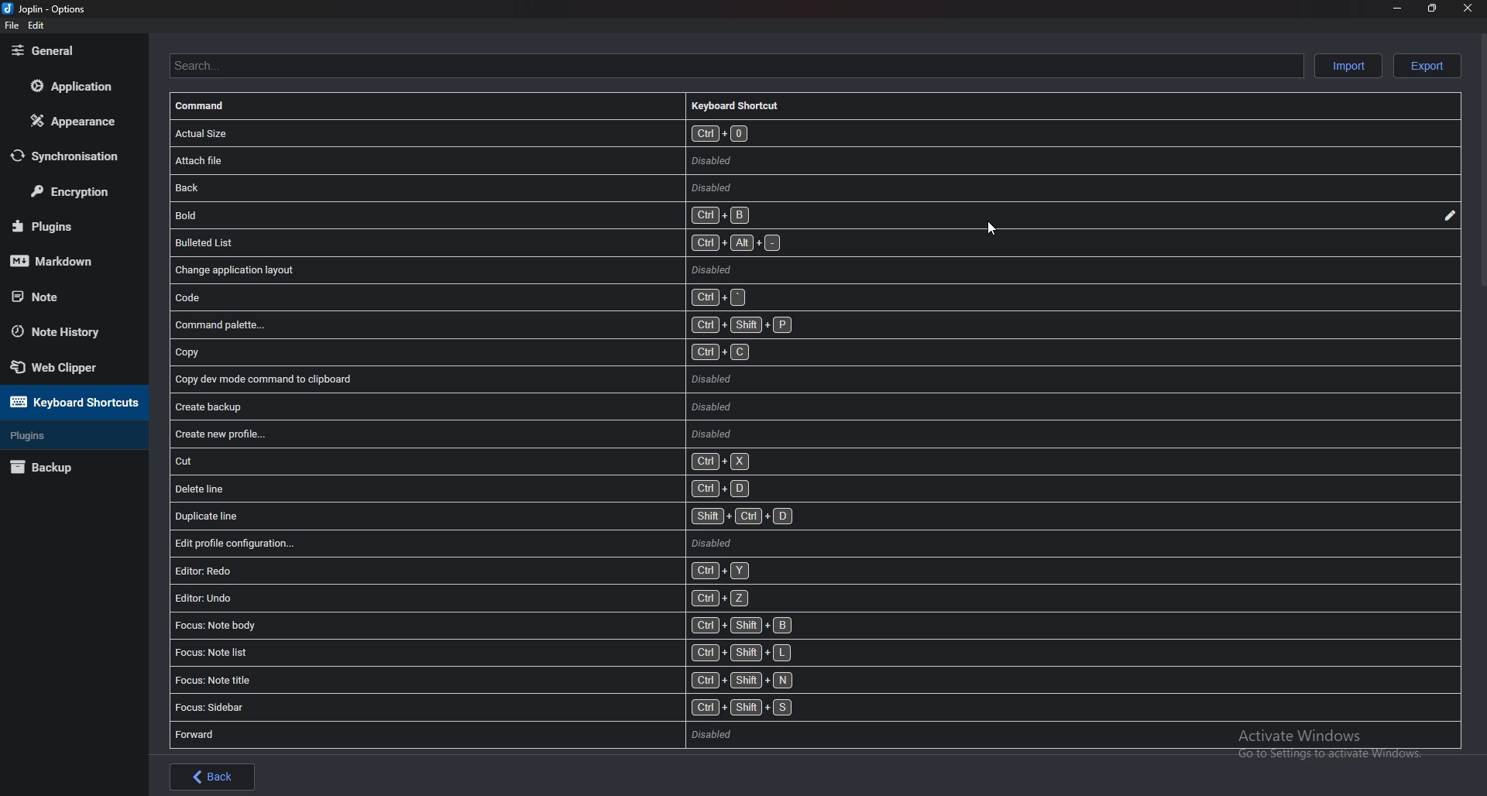 The height and width of the screenshot is (796, 1487). I want to click on Note history, so click(70, 332).